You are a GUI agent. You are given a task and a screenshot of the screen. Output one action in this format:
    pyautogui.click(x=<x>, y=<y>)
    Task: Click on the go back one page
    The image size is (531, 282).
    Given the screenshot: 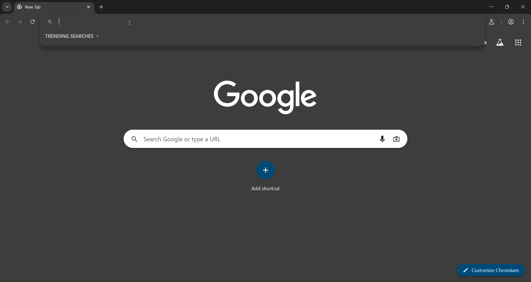 What is the action you would take?
    pyautogui.click(x=9, y=21)
    